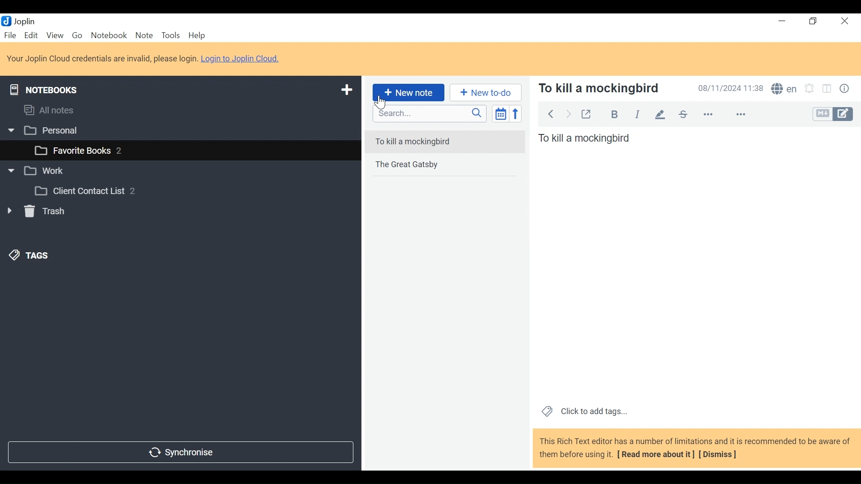  I want to click on New Note, so click(409, 92).